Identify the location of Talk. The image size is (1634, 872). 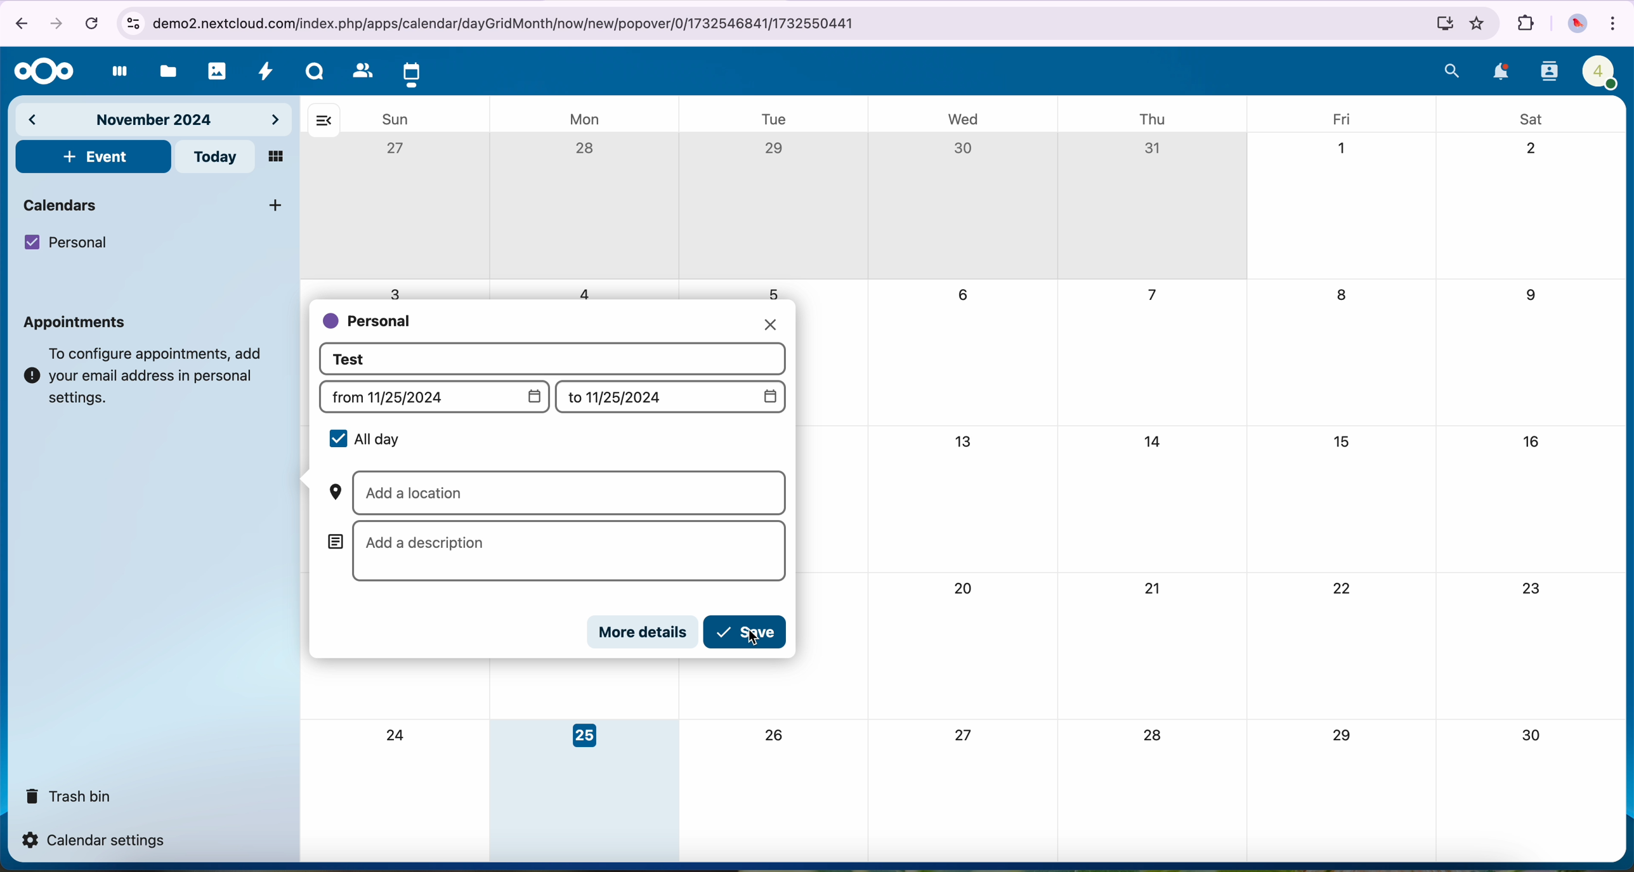
(315, 71).